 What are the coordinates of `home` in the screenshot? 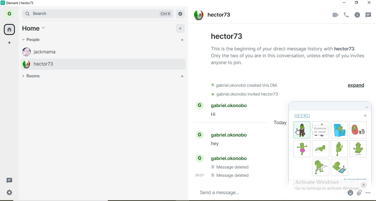 It's located at (10, 29).